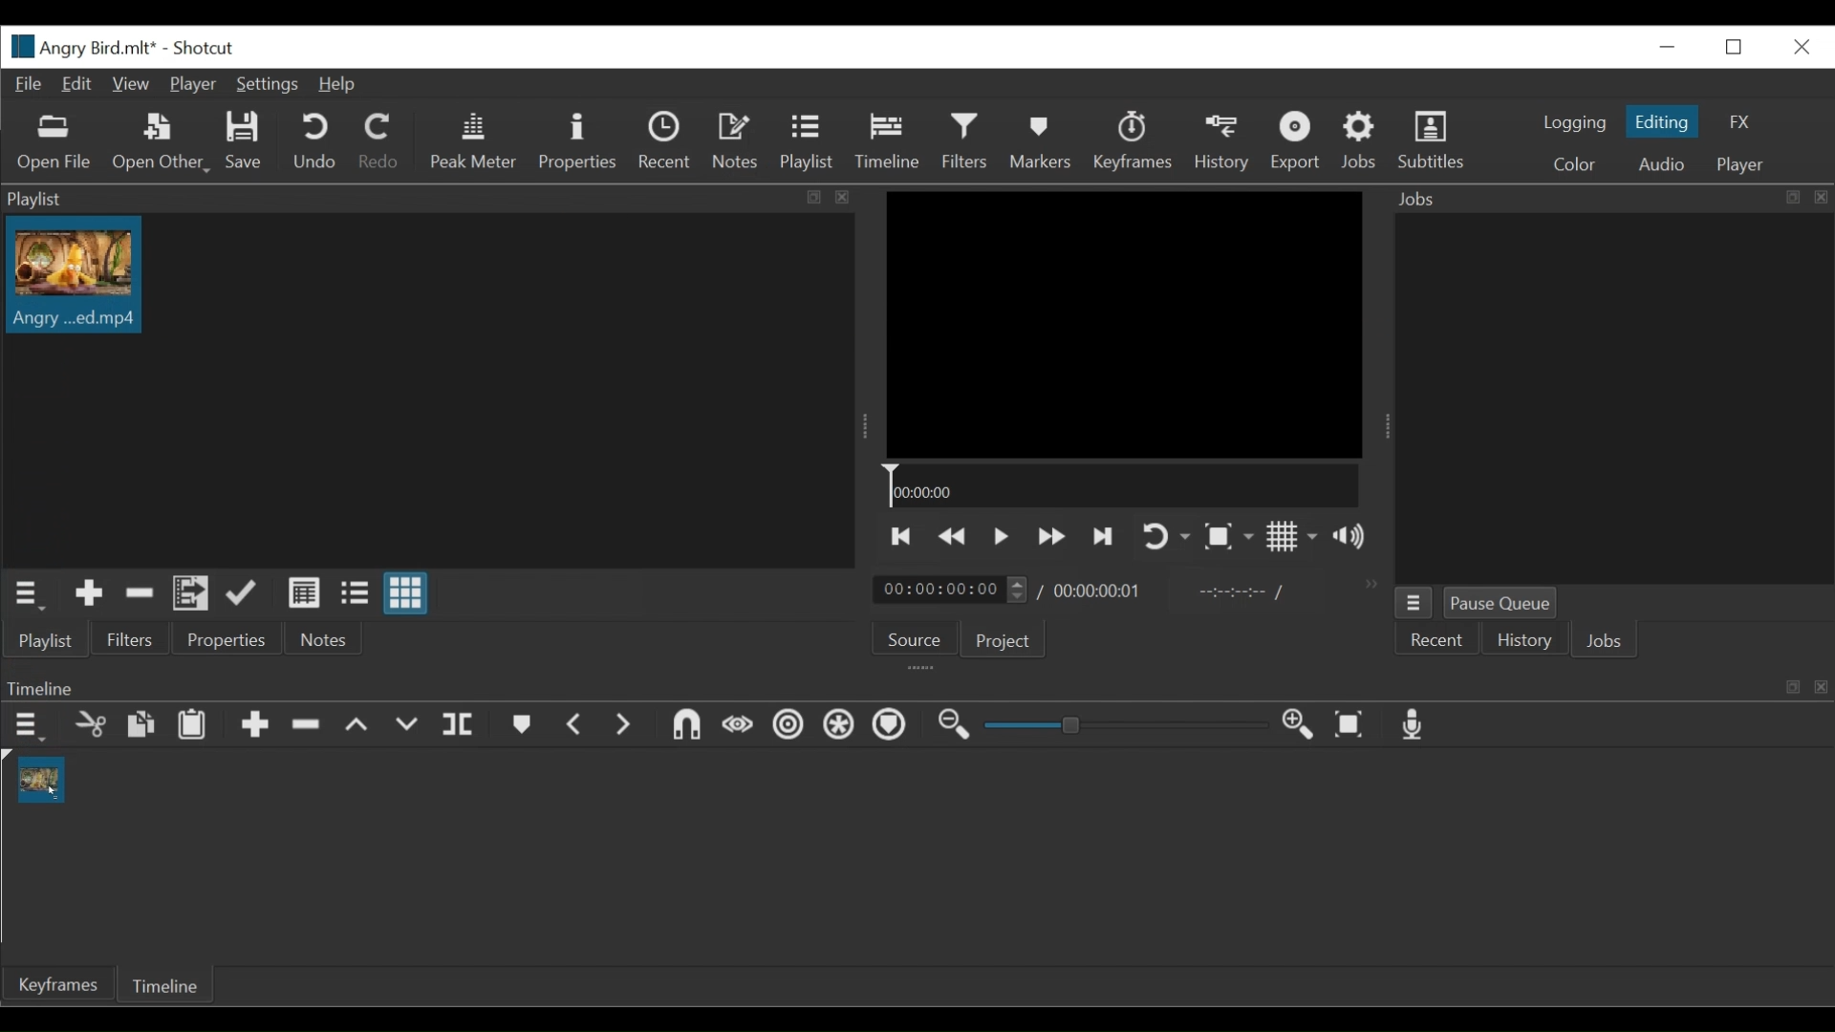  Describe the element at coordinates (1436, 640) in the screenshot. I see `Recent` at that location.